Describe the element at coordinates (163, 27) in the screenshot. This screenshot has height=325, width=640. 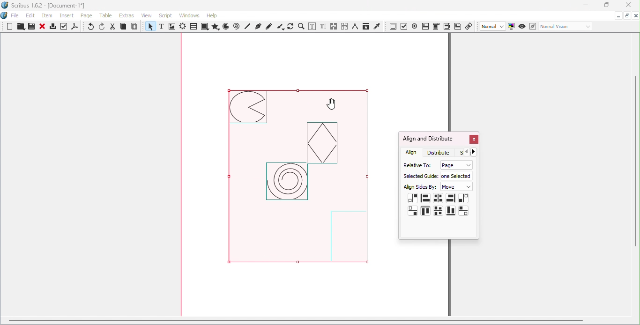
I see `Text frame` at that location.